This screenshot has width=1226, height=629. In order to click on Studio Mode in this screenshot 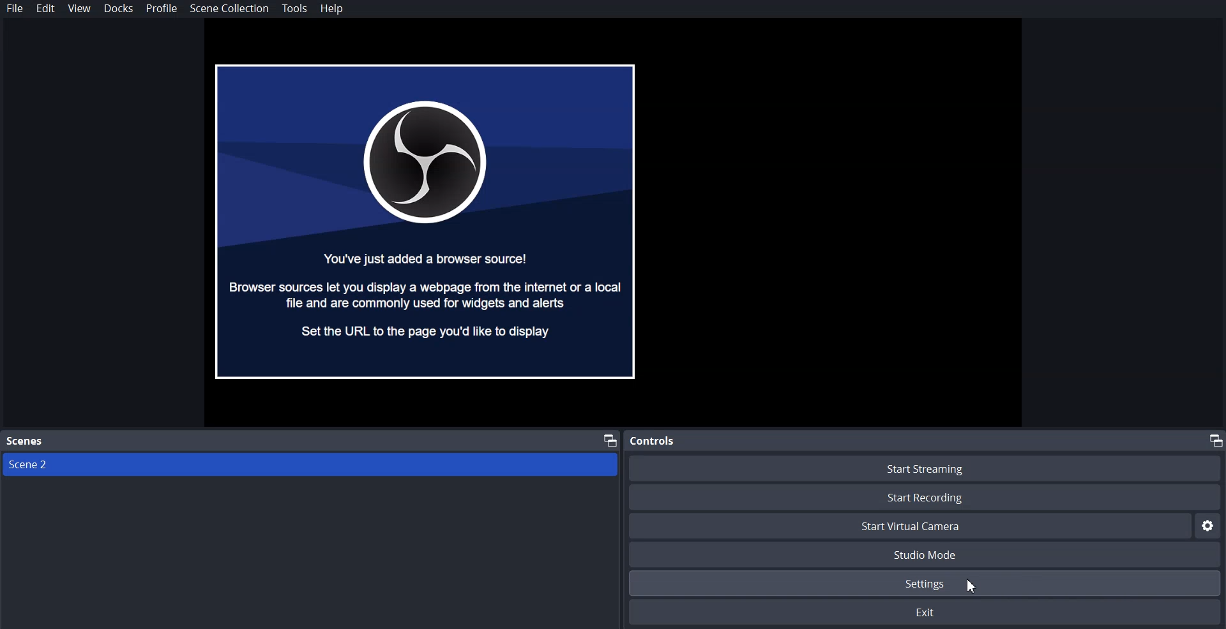, I will do `click(926, 554)`.